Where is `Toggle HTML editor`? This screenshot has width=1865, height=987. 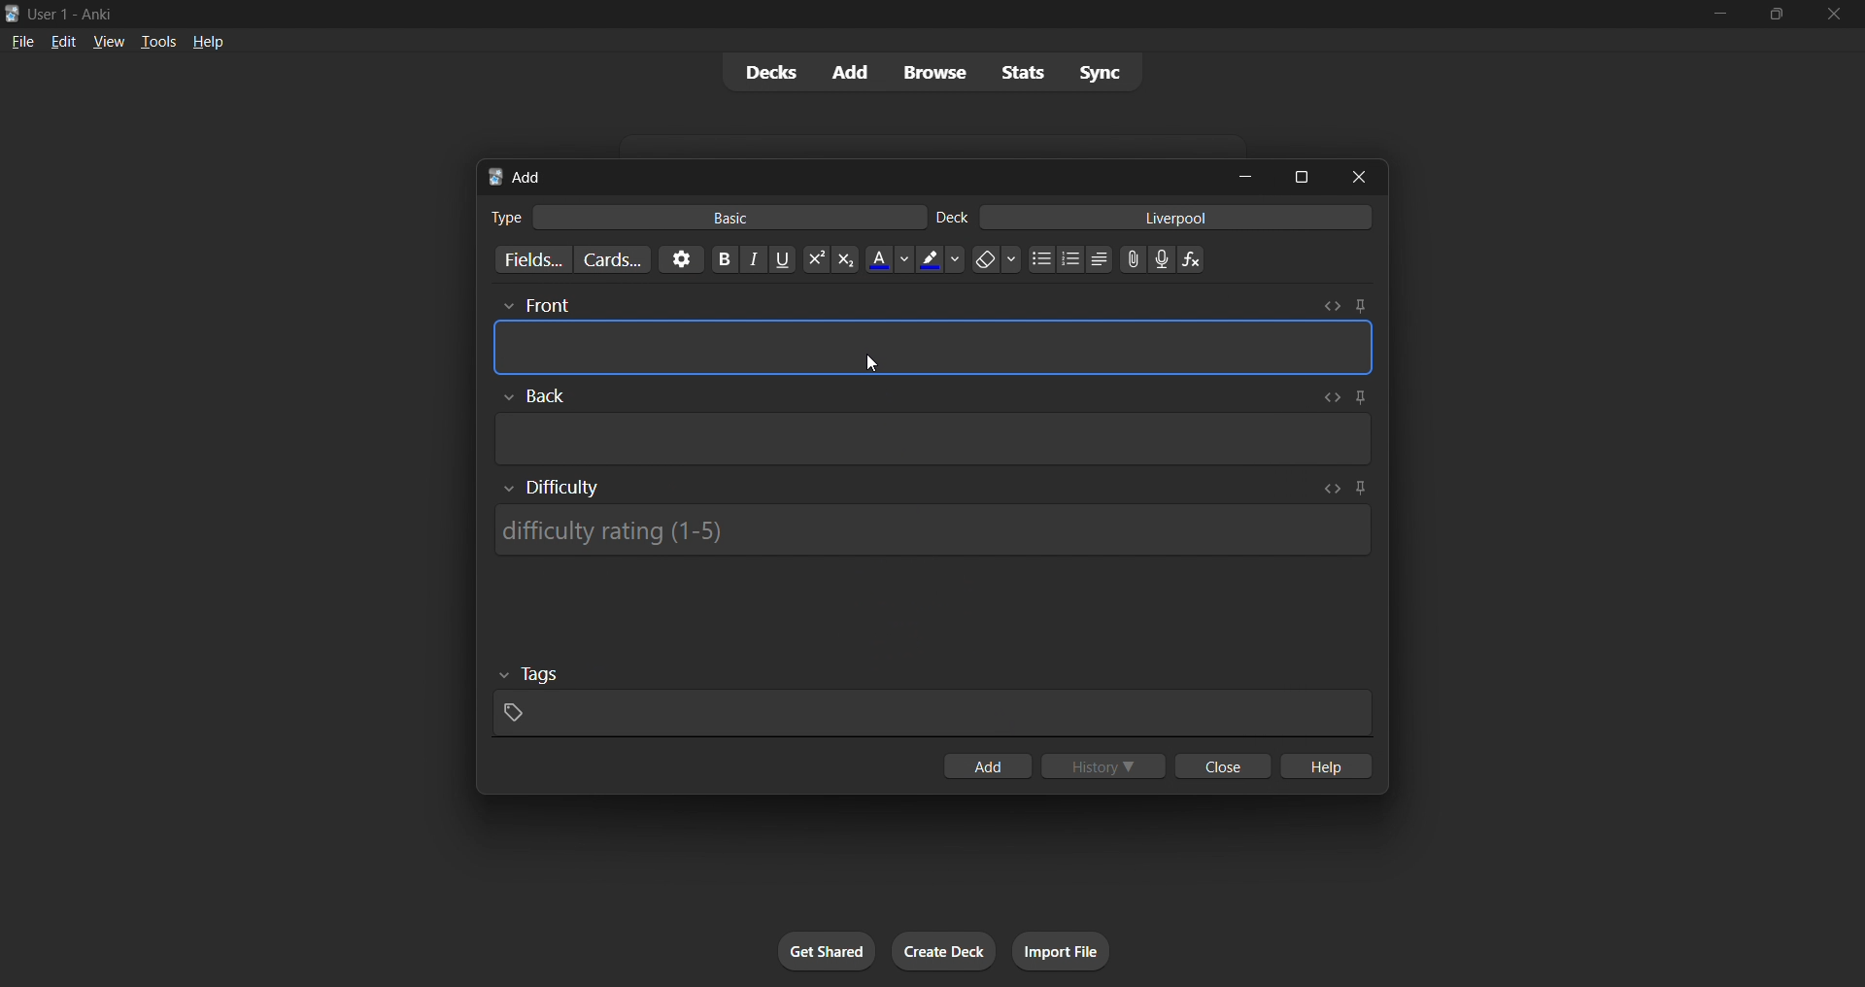 Toggle HTML editor is located at coordinates (1328, 397).